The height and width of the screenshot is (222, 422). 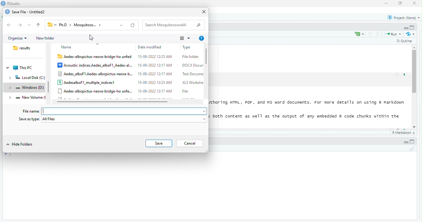 What do you see at coordinates (29, 88) in the screenshot?
I see `Windows (D:)` at bounding box center [29, 88].